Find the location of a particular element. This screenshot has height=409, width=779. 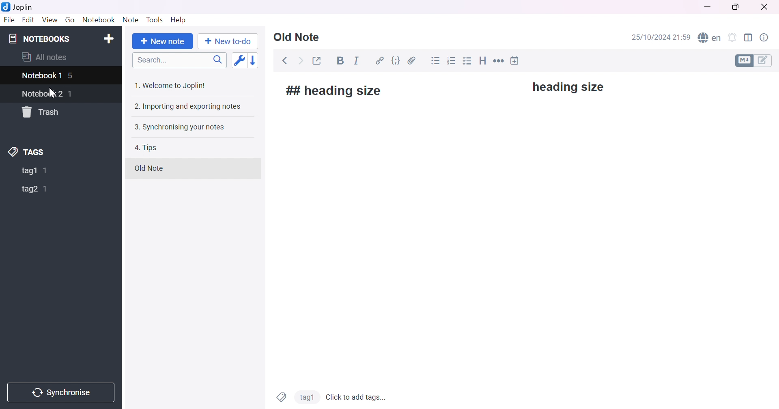

 is located at coordinates (523, 181).